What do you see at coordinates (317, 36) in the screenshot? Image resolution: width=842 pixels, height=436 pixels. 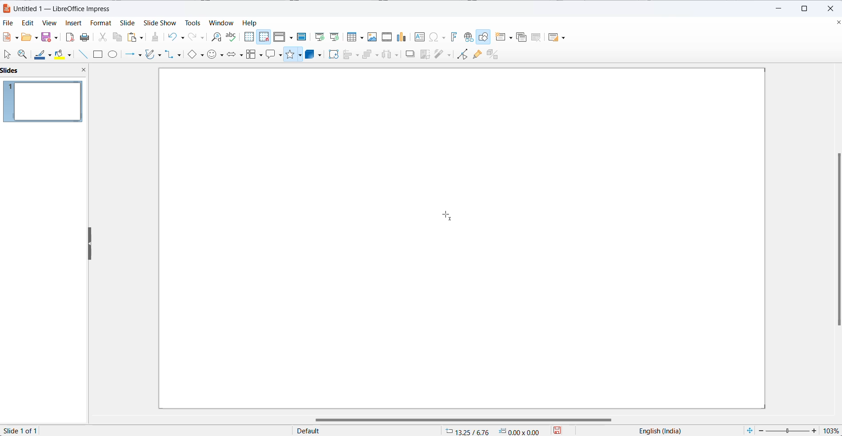 I see `start from first slide` at bounding box center [317, 36].